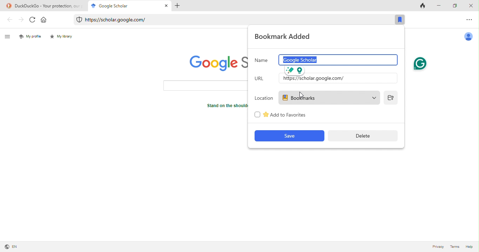  I want to click on text, so click(224, 107).